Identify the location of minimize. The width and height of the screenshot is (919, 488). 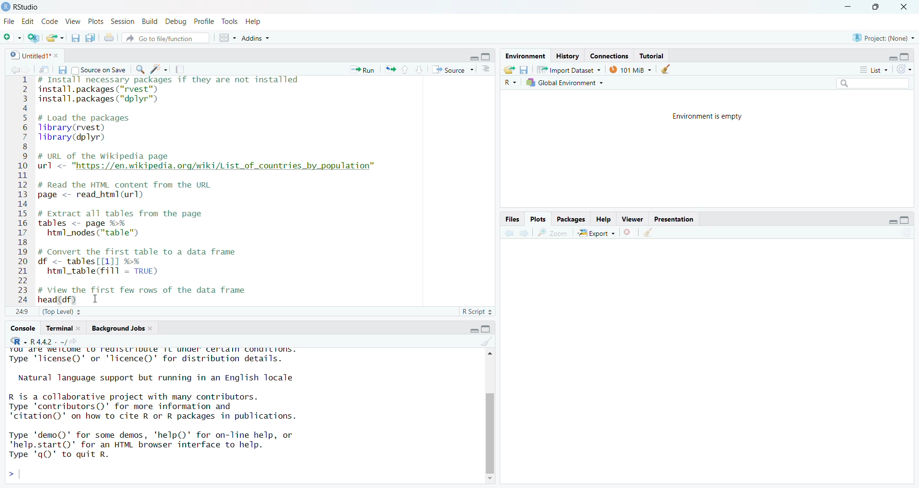
(892, 222).